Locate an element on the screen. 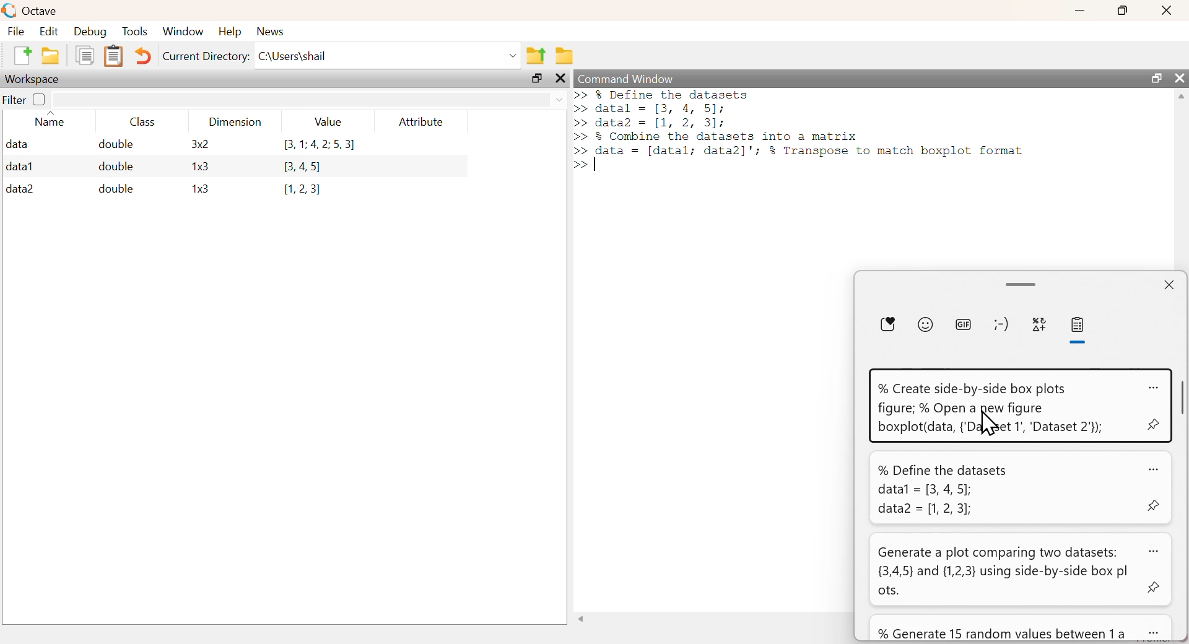 The image size is (1189, 644). Scroll bar is located at coordinates (1182, 402).